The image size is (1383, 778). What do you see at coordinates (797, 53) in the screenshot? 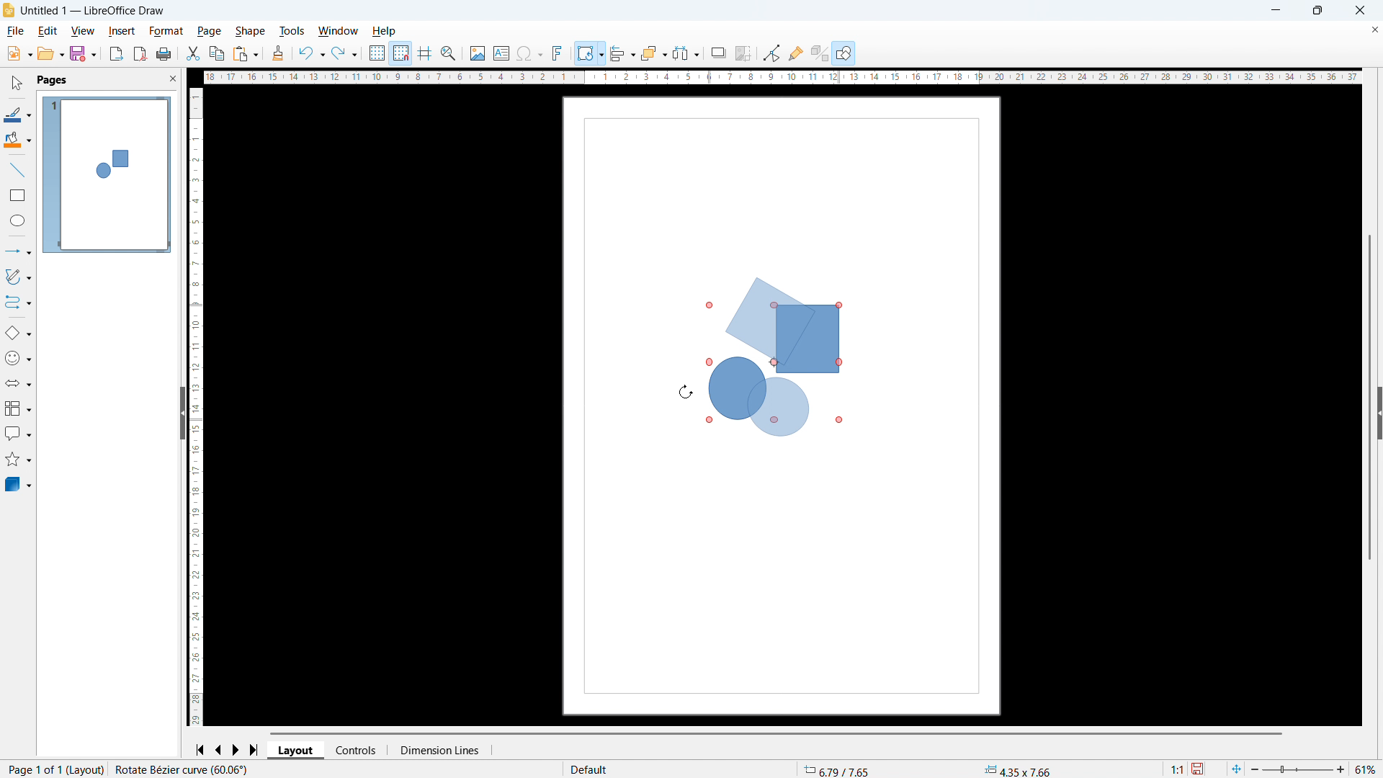
I see `Show glue Point functions ` at bounding box center [797, 53].